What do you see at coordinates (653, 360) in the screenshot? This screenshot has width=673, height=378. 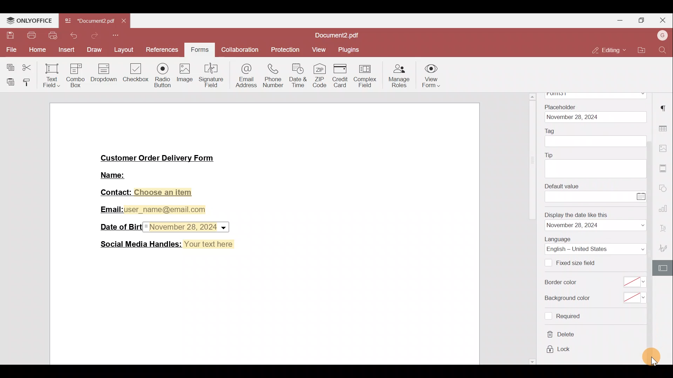 I see `cursor` at bounding box center [653, 360].